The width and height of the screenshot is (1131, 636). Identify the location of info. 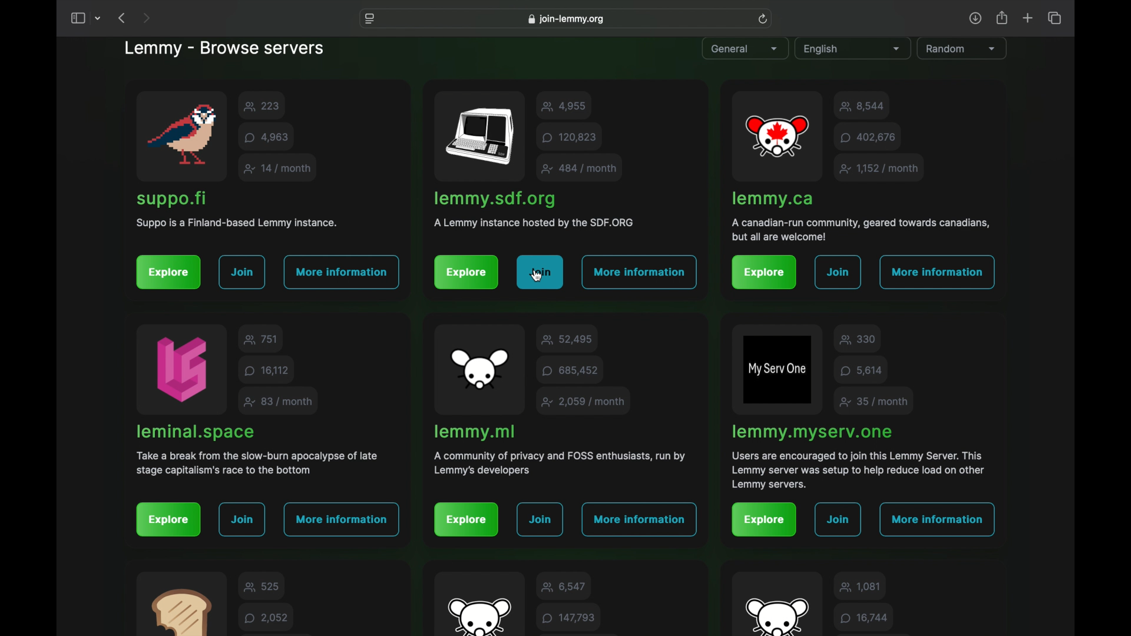
(859, 470).